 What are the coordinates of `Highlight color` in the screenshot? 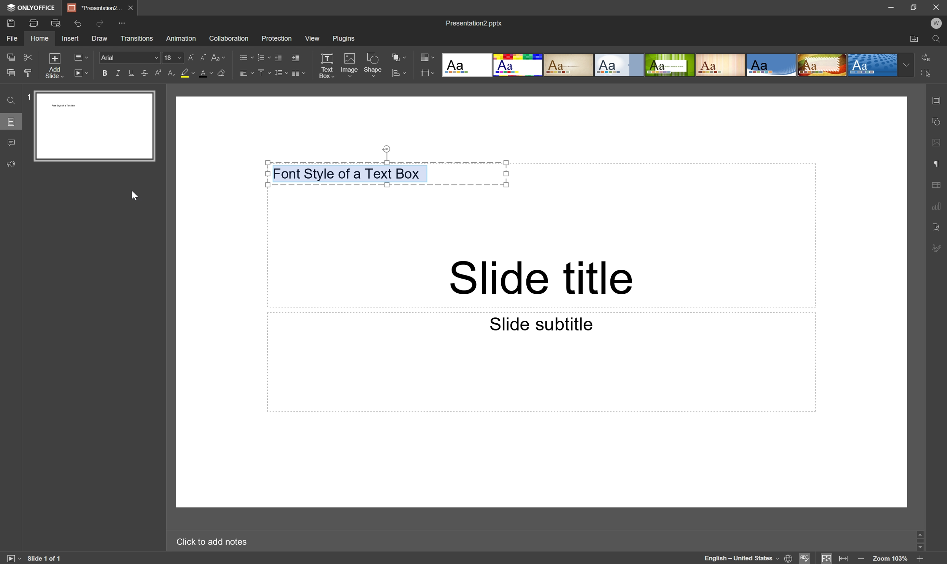 It's located at (188, 72).